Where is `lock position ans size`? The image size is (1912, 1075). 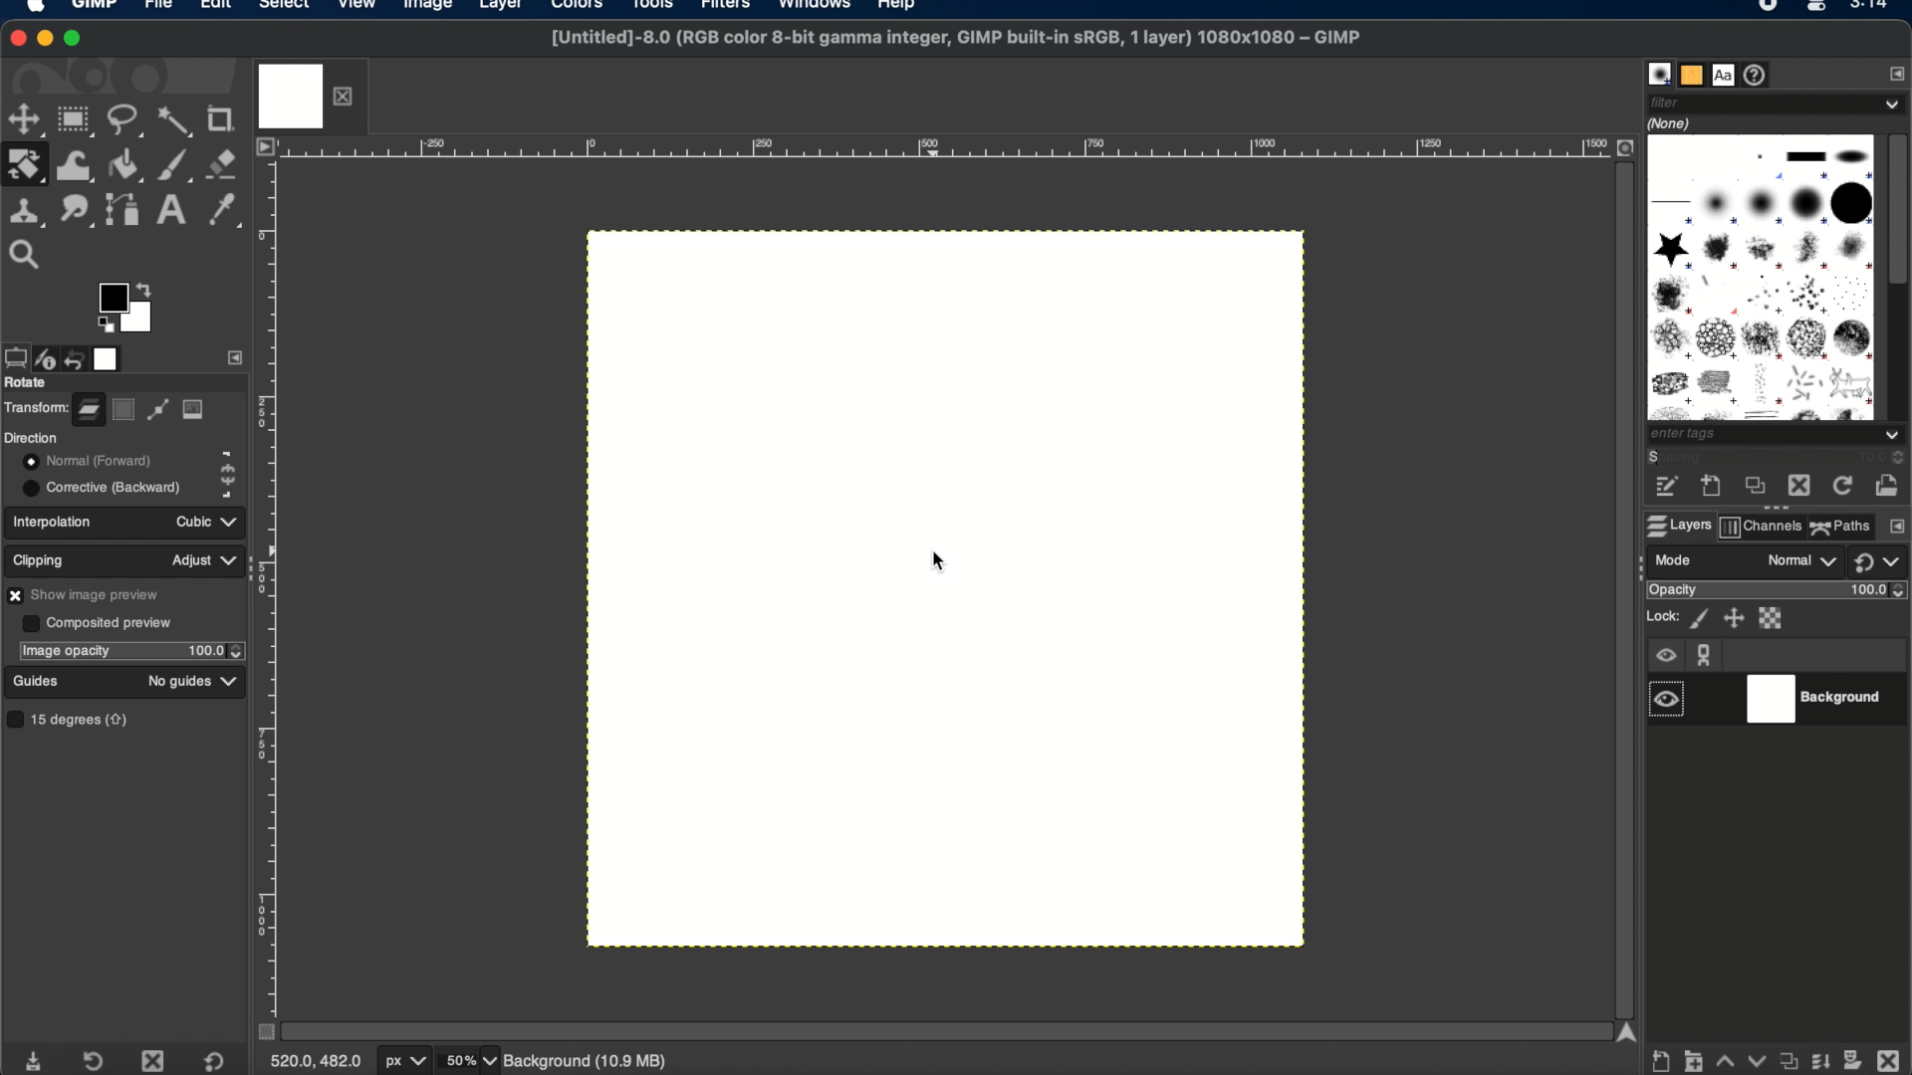 lock position ans size is located at coordinates (1732, 618).